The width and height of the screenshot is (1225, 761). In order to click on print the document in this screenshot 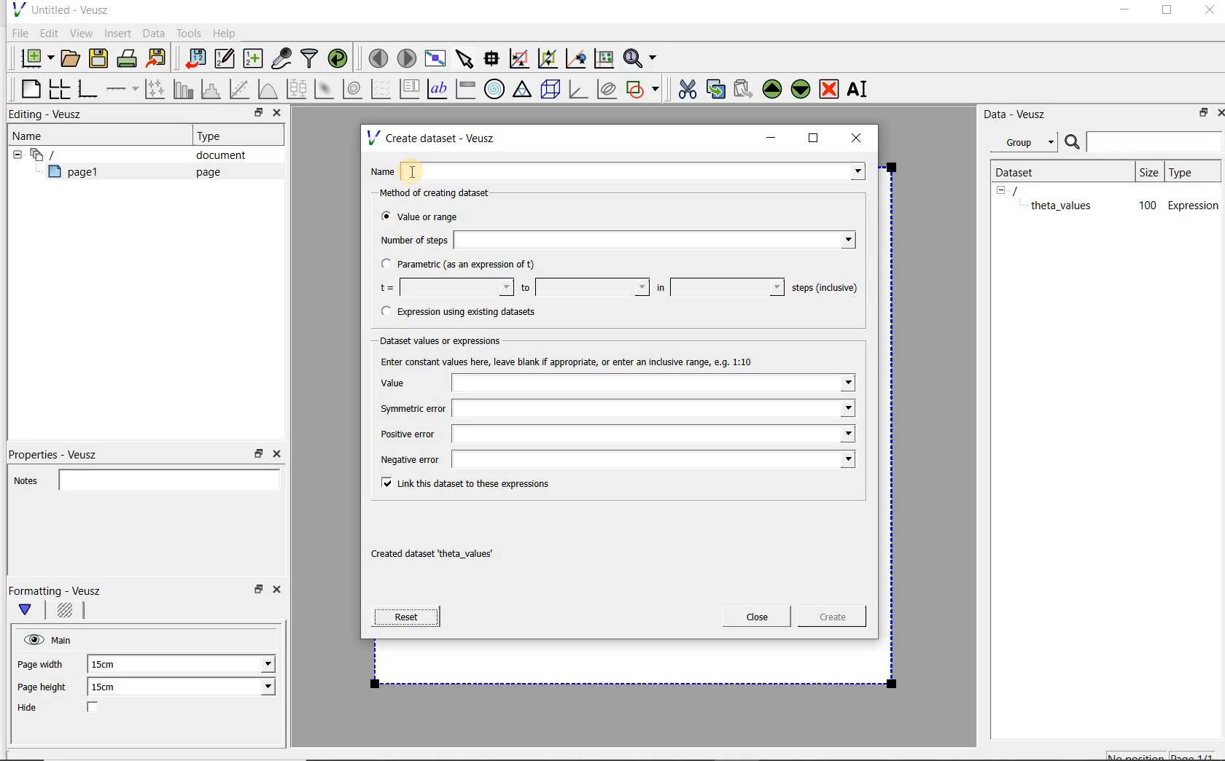, I will do `click(130, 58)`.